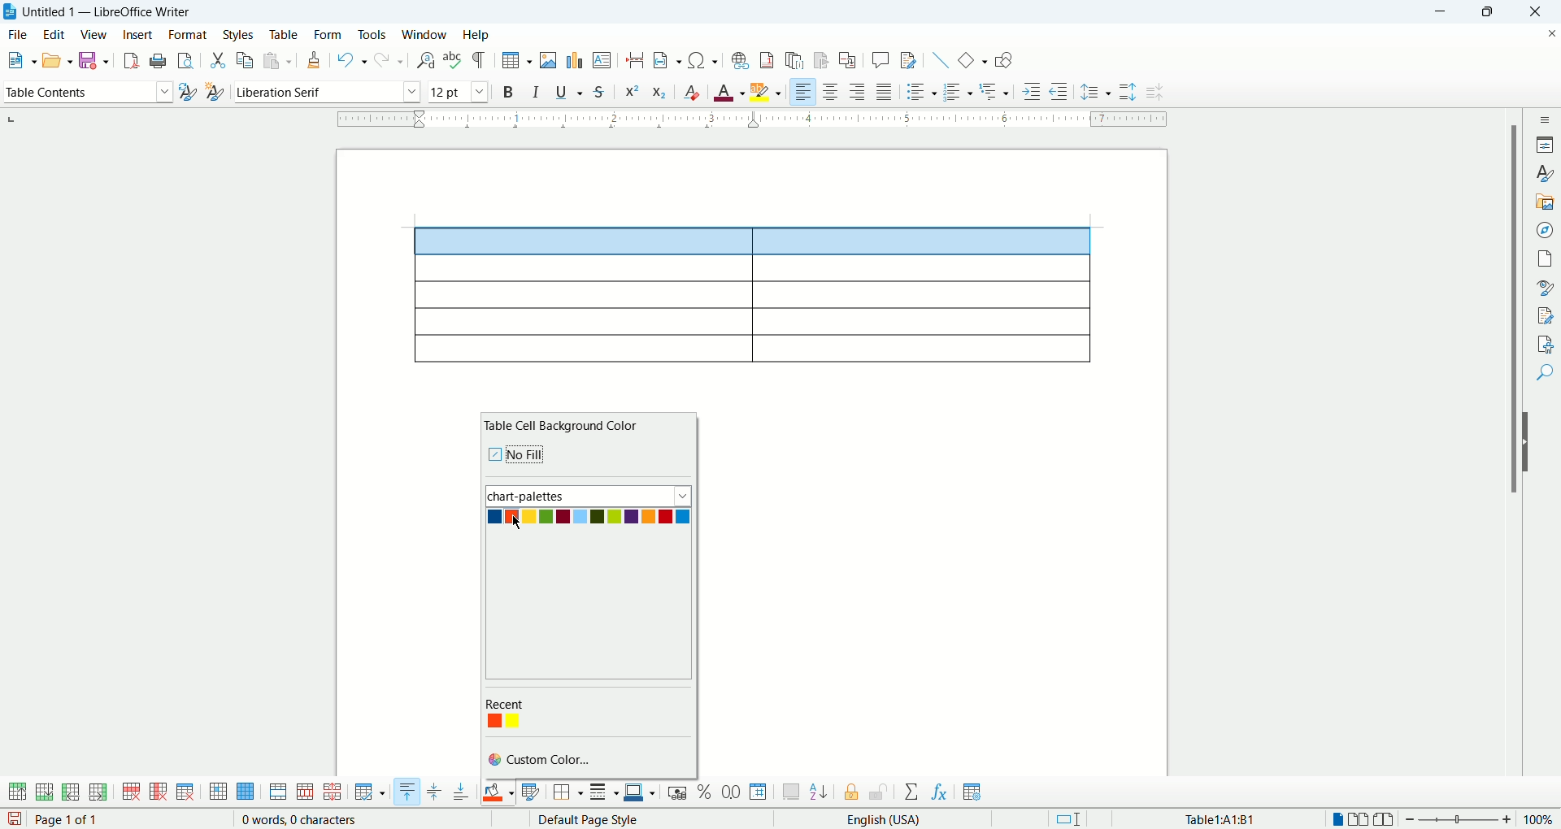 The width and height of the screenshot is (1561, 829). What do you see at coordinates (246, 792) in the screenshot?
I see `select table` at bounding box center [246, 792].